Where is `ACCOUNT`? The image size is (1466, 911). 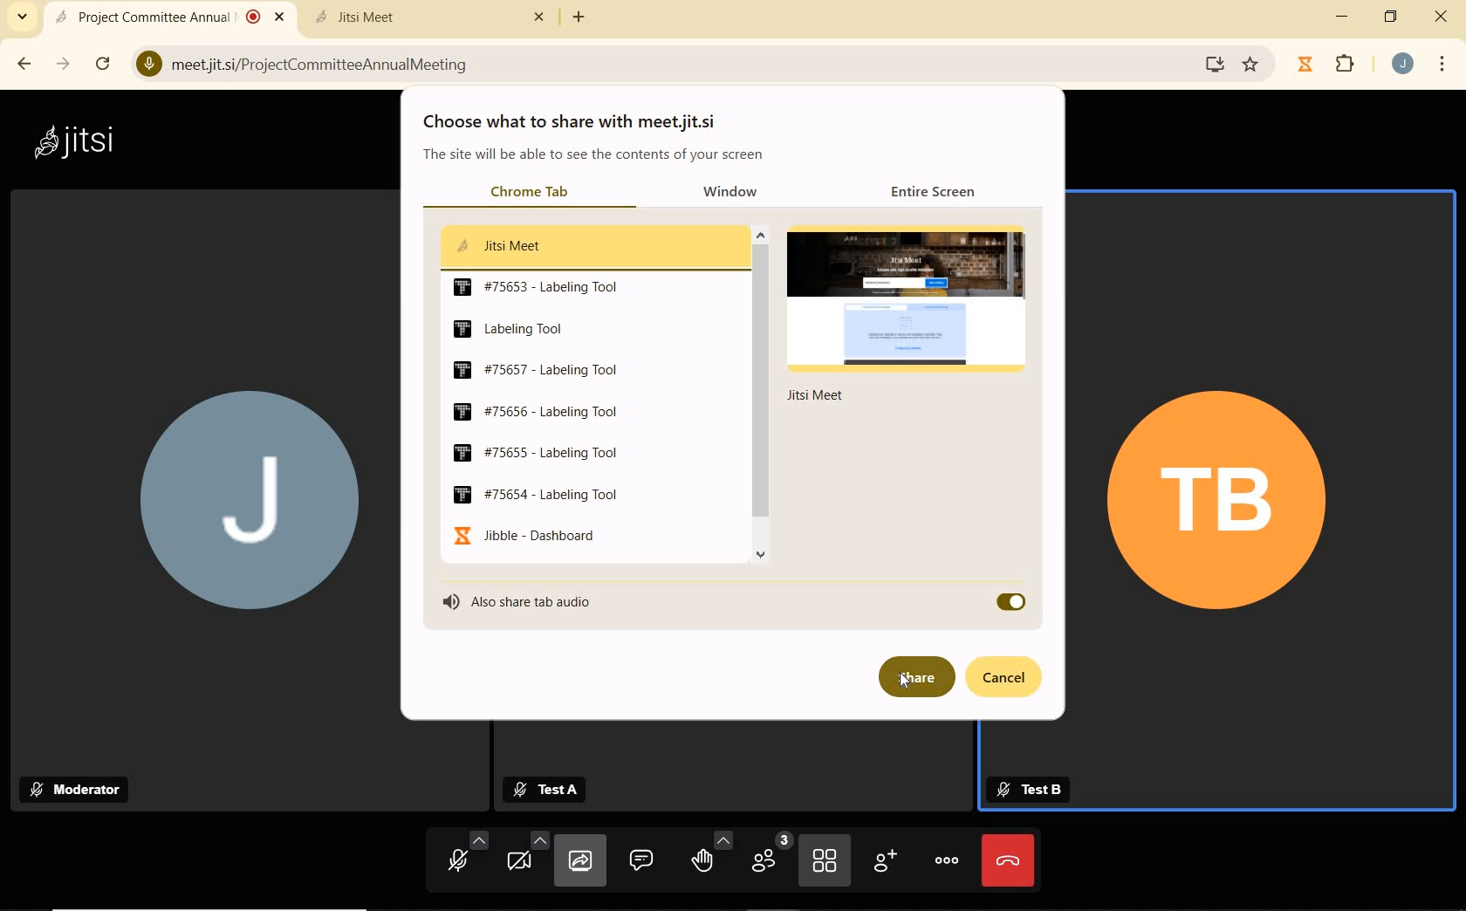
ACCOUNT is located at coordinates (1403, 64).